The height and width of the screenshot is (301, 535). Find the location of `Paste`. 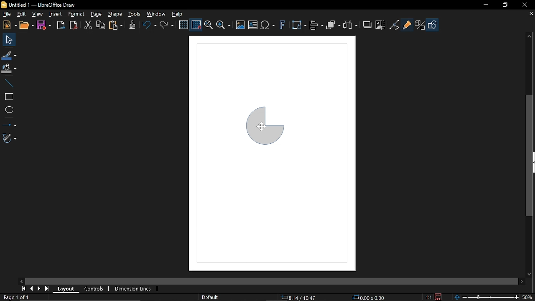

Paste is located at coordinates (116, 26).